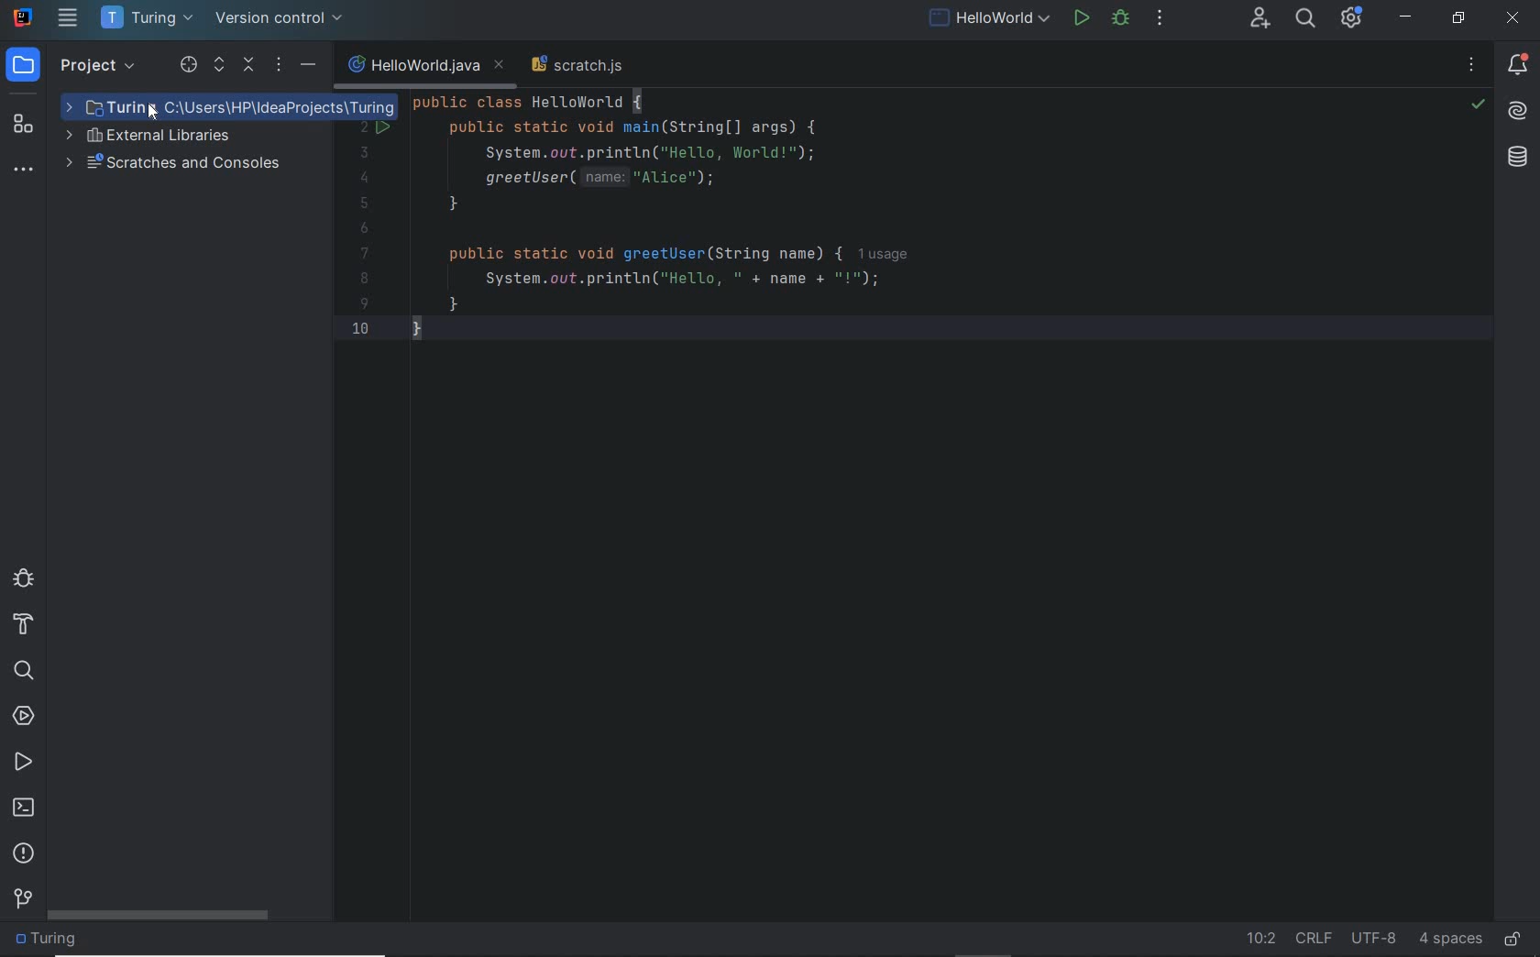  Describe the element at coordinates (23, 762) in the screenshot. I see `run` at that location.